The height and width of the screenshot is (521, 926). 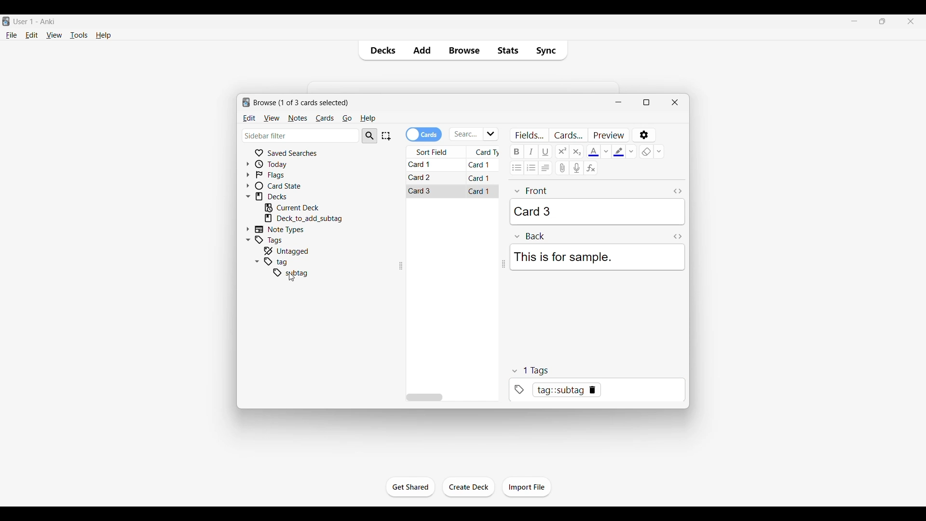 What do you see at coordinates (517, 151) in the screenshot?
I see `Bold text` at bounding box center [517, 151].